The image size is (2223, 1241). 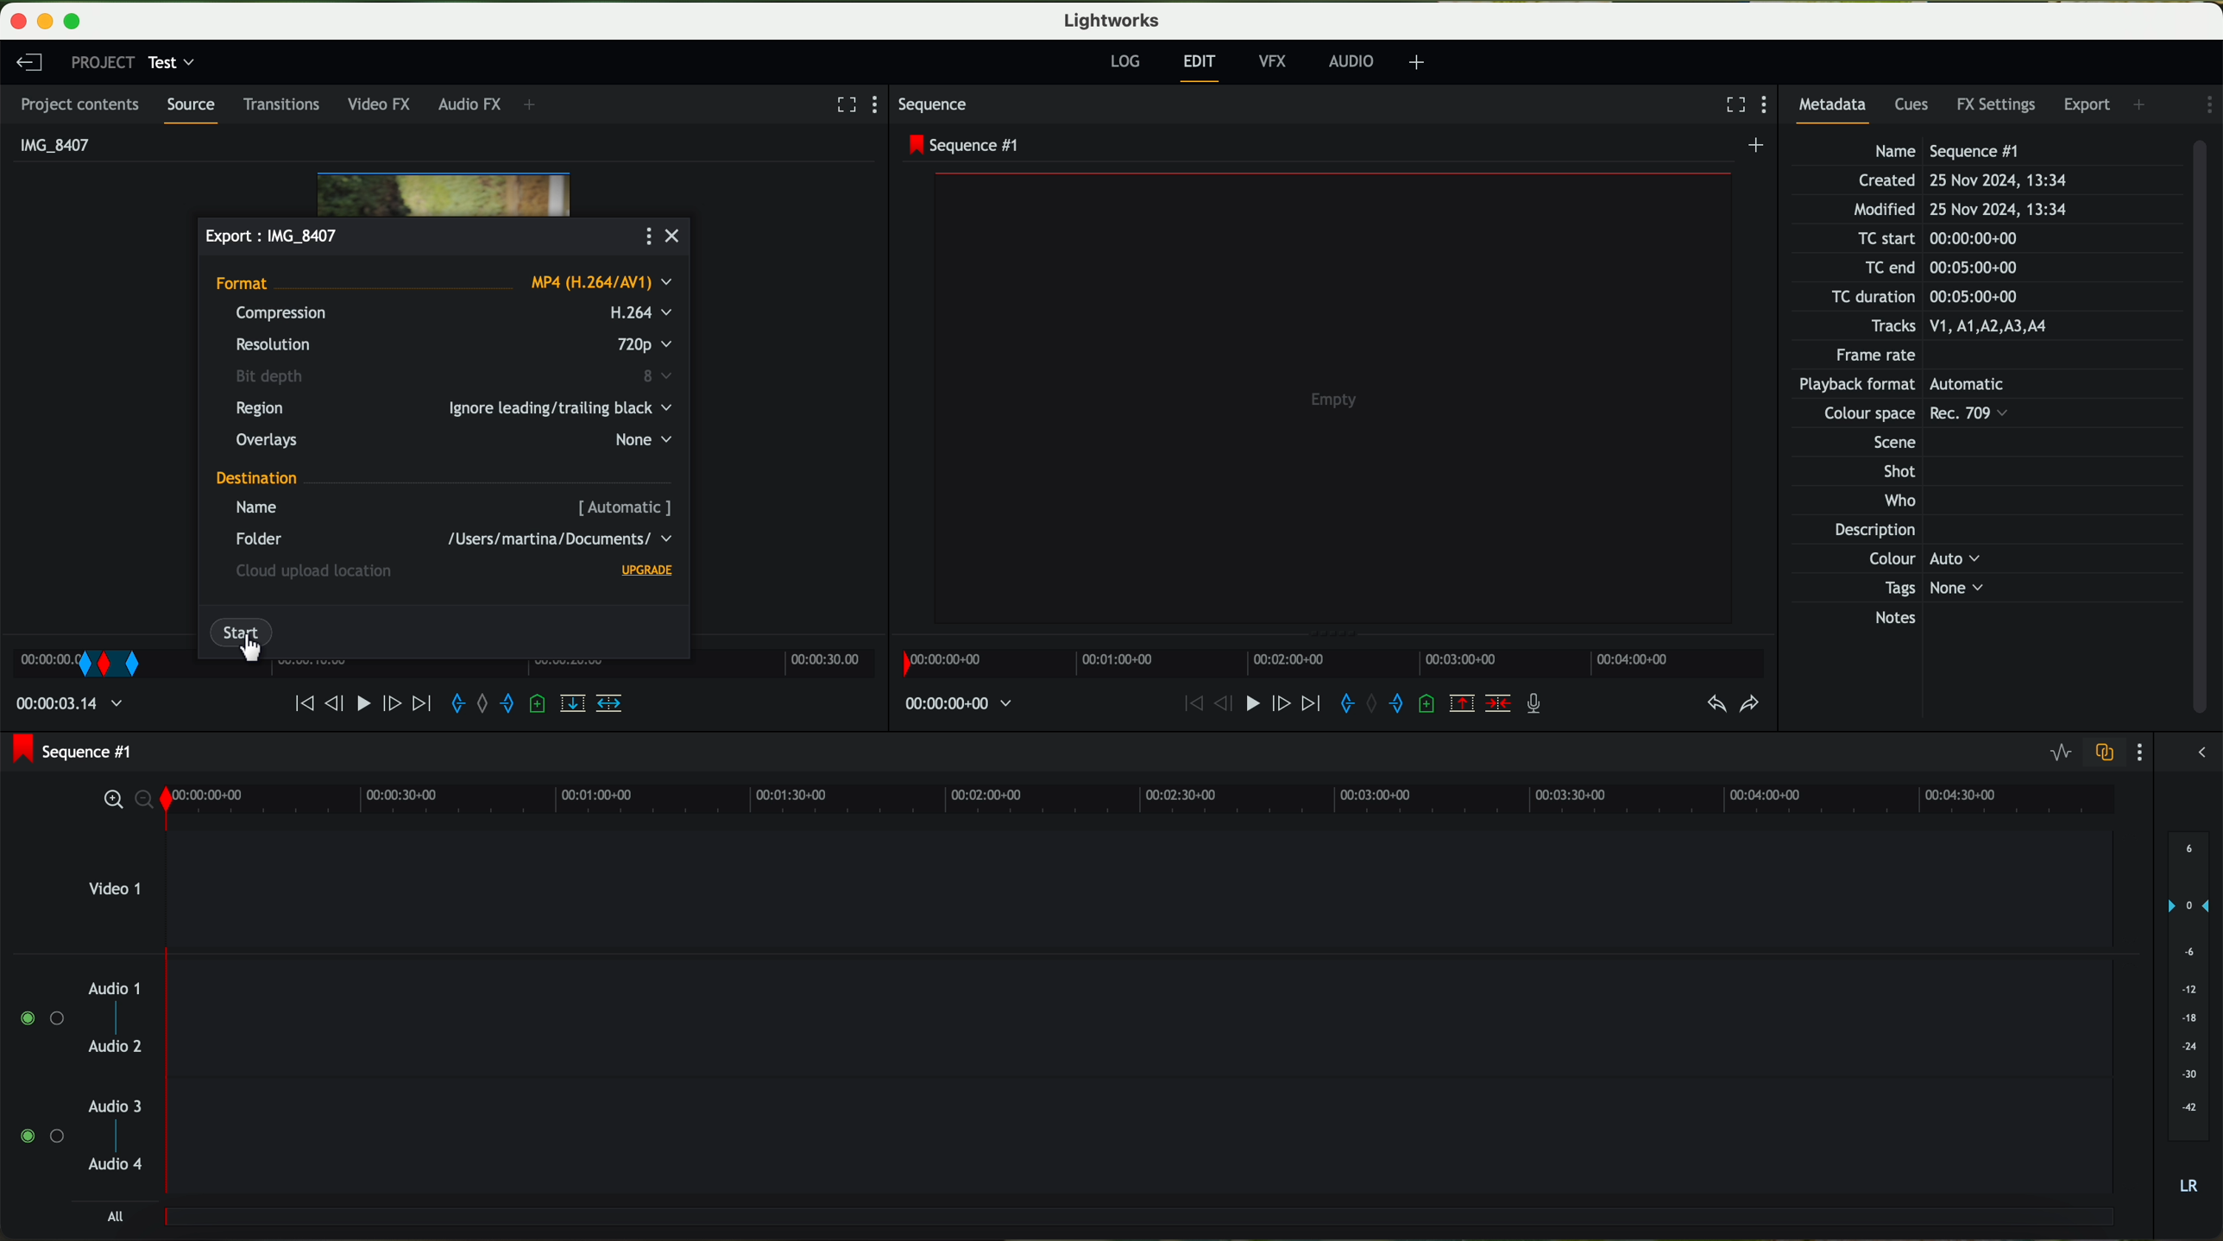 I want to click on close popup, so click(x=677, y=237).